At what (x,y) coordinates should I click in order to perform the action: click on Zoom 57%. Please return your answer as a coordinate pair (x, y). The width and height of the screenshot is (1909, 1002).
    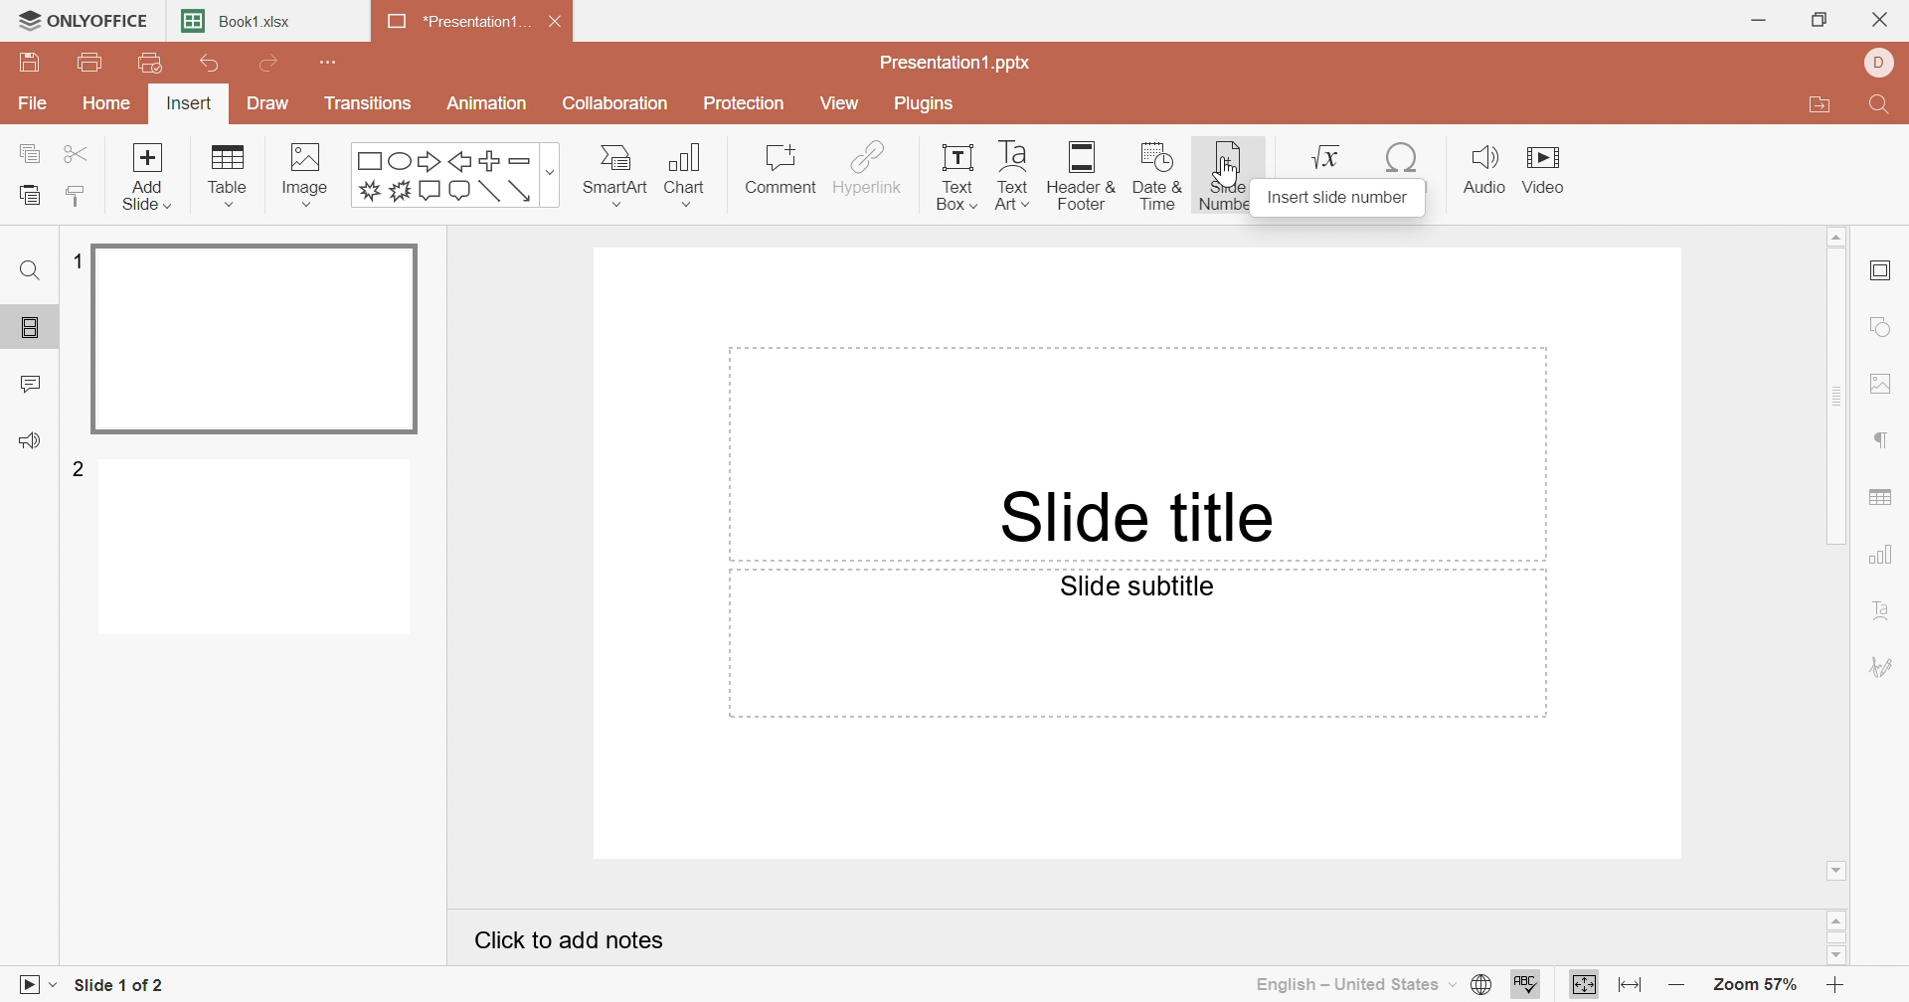
    Looking at the image, I should click on (1758, 988).